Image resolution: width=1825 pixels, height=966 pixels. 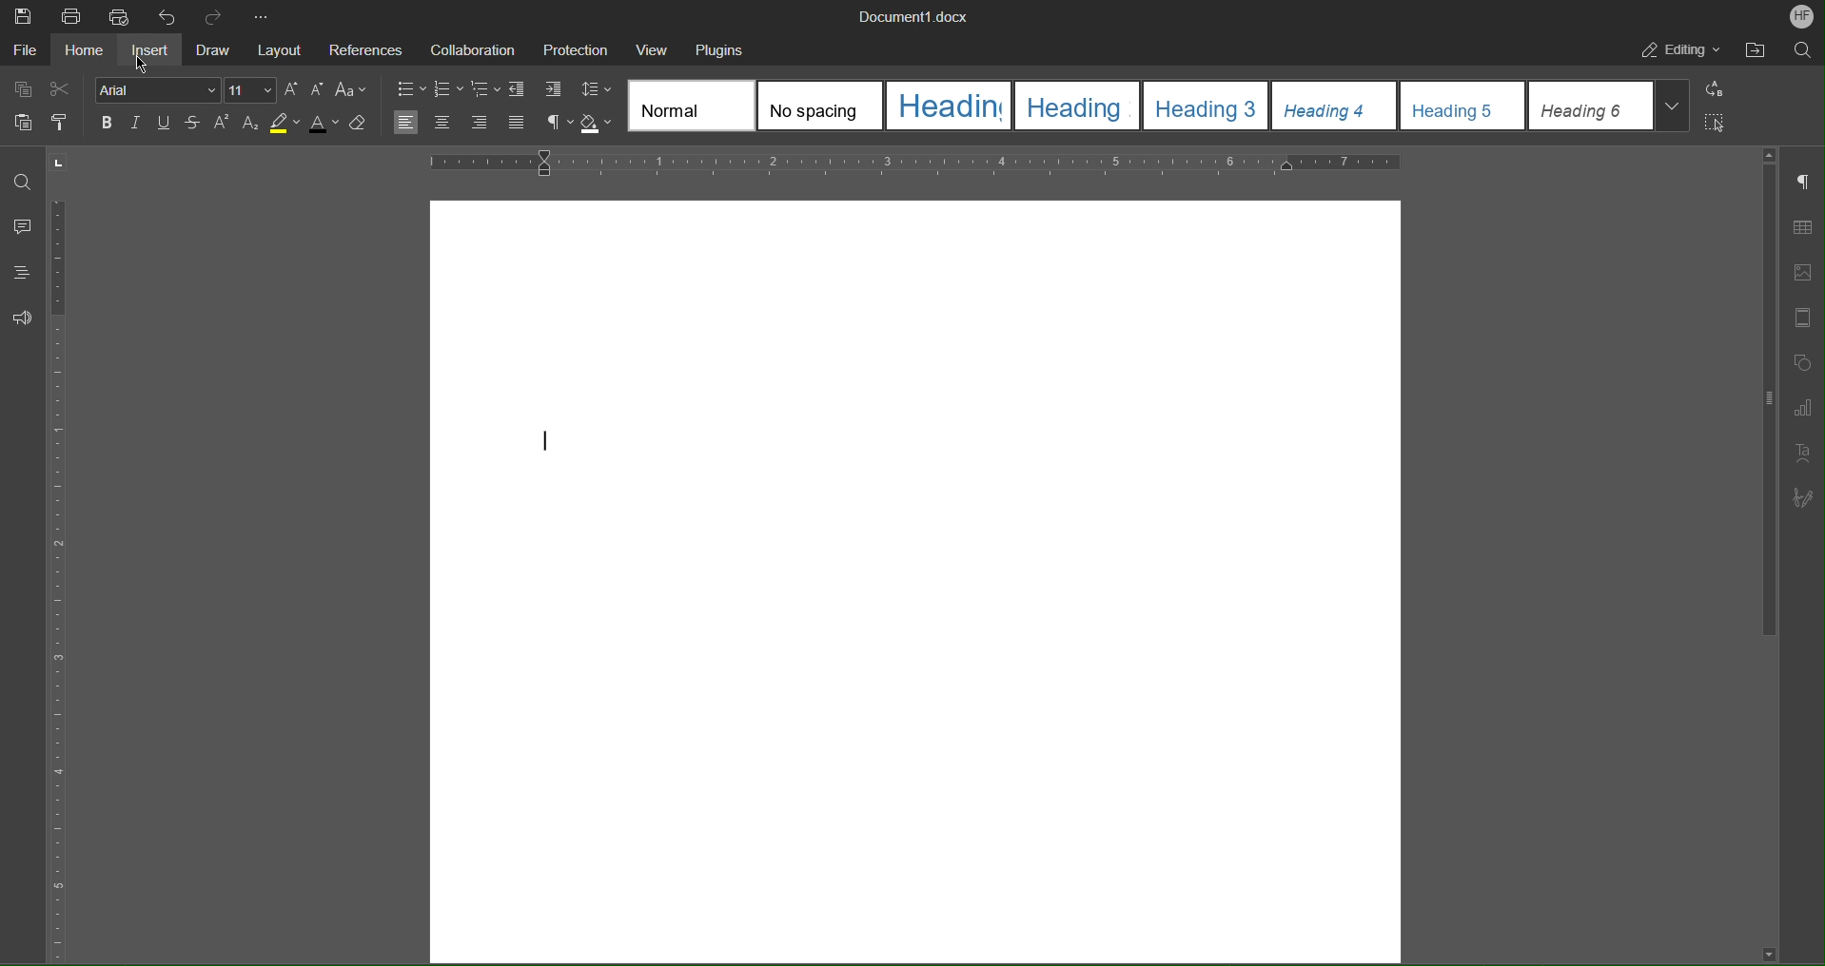 What do you see at coordinates (822, 105) in the screenshot?
I see `No spacing` at bounding box center [822, 105].